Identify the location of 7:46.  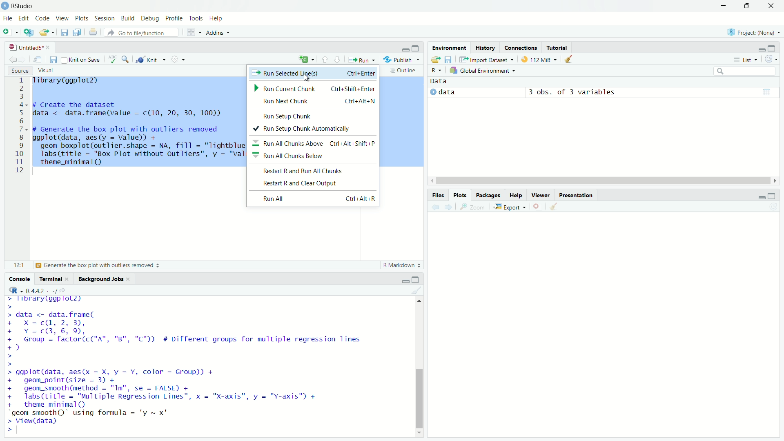
(17, 264).